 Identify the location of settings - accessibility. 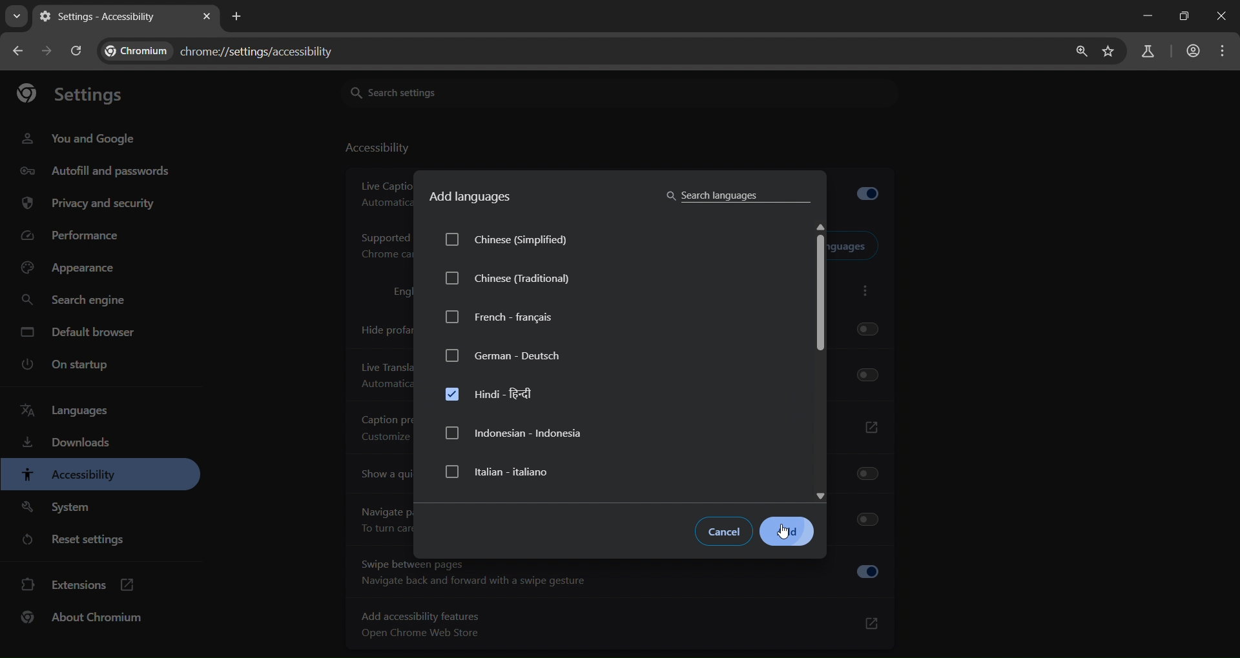
(100, 18).